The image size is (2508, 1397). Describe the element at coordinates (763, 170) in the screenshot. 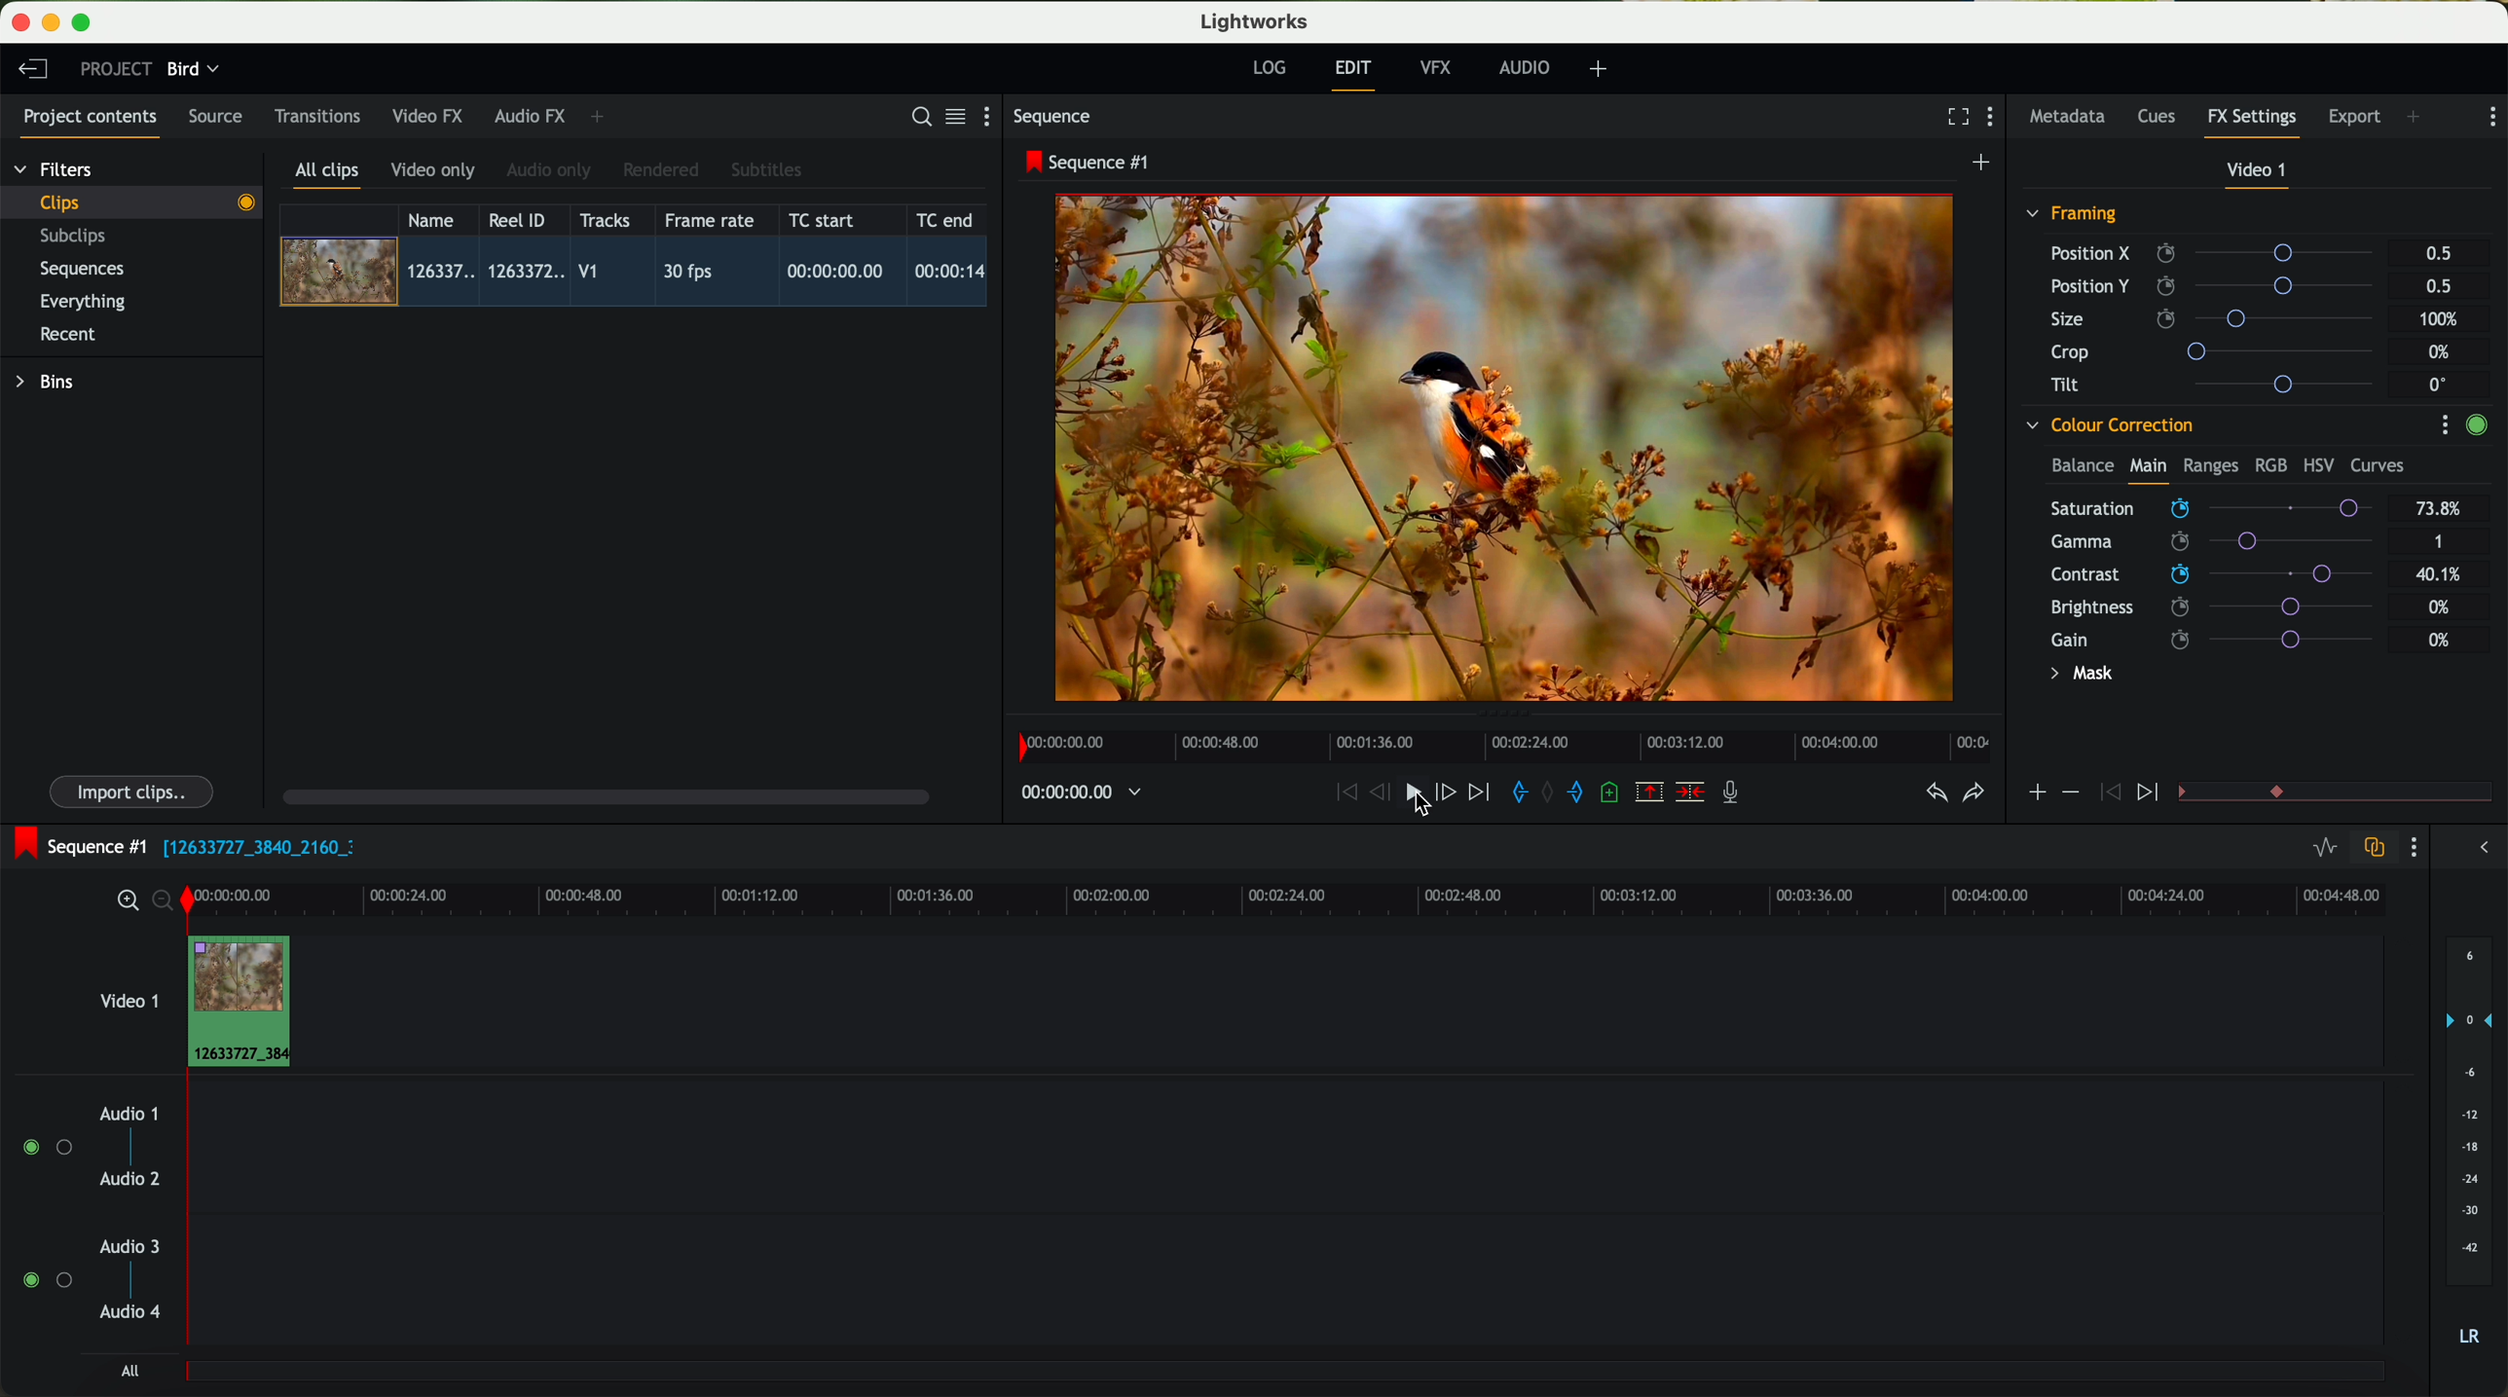

I see `subtitles` at that location.